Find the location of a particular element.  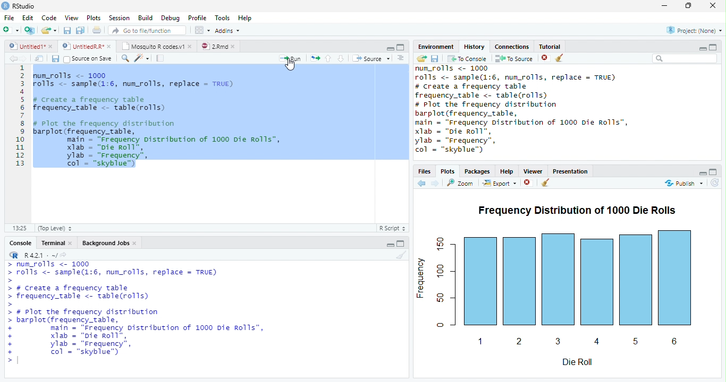

Chart is located at coordinates (579, 279).